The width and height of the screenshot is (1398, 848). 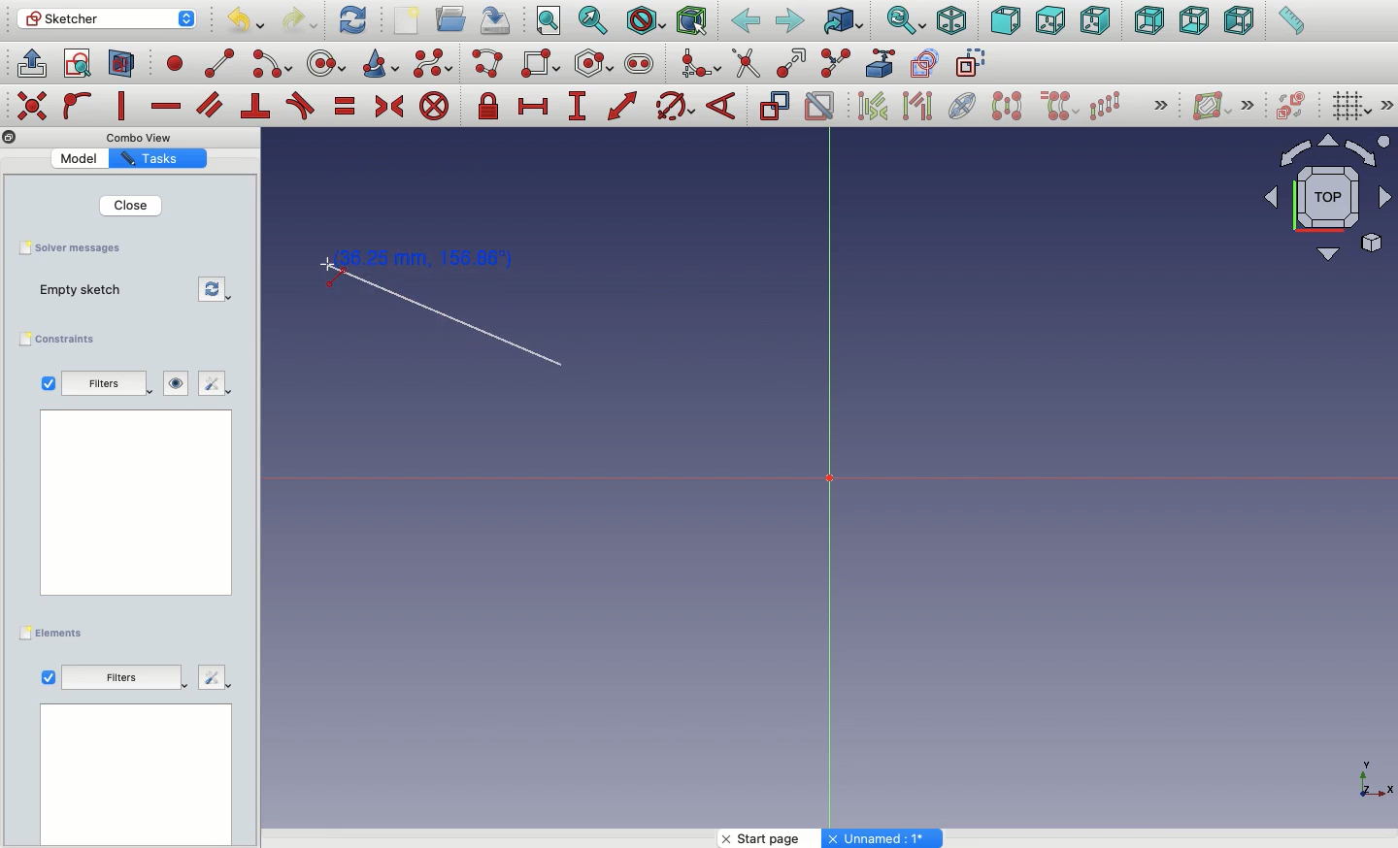 I want to click on Constrain angle, so click(x=723, y=106).